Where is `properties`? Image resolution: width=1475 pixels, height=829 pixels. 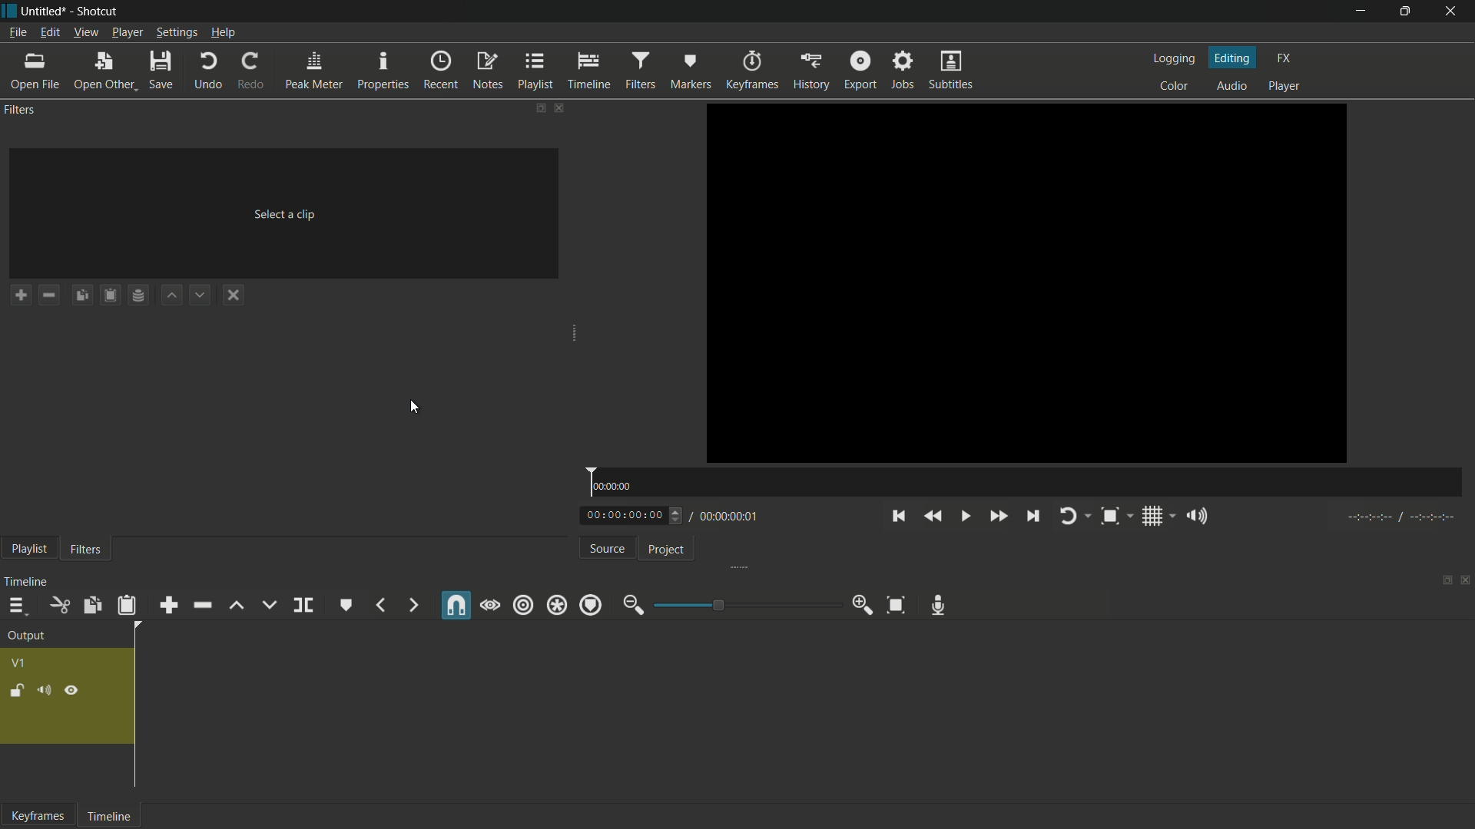
properties is located at coordinates (382, 70).